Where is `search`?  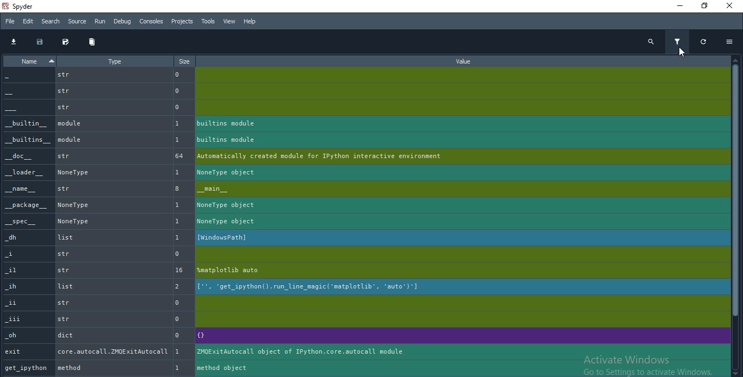
search is located at coordinates (649, 40).